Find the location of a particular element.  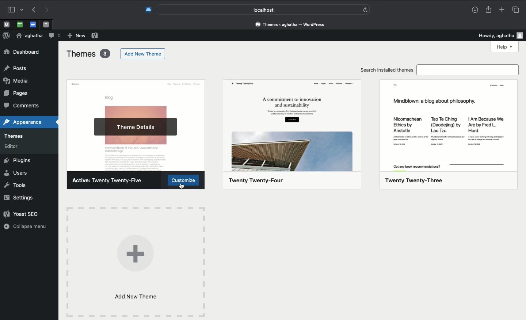

comments is located at coordinates (22, 106).